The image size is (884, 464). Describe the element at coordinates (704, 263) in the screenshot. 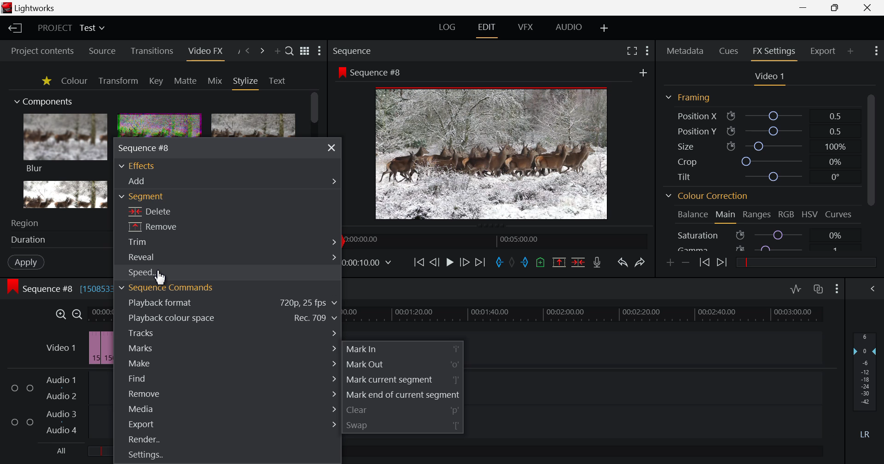

I see `Previous keyframe` at that location.